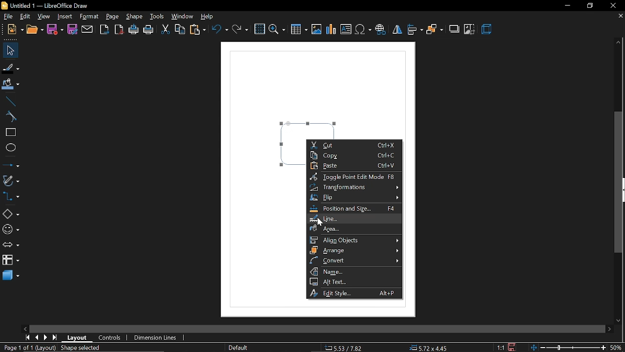 This screenshot has width=625, height=352. What do you see at coordinates (320, 222) in the screenshot?
I see `cursor` at bounding box center [320, 222].